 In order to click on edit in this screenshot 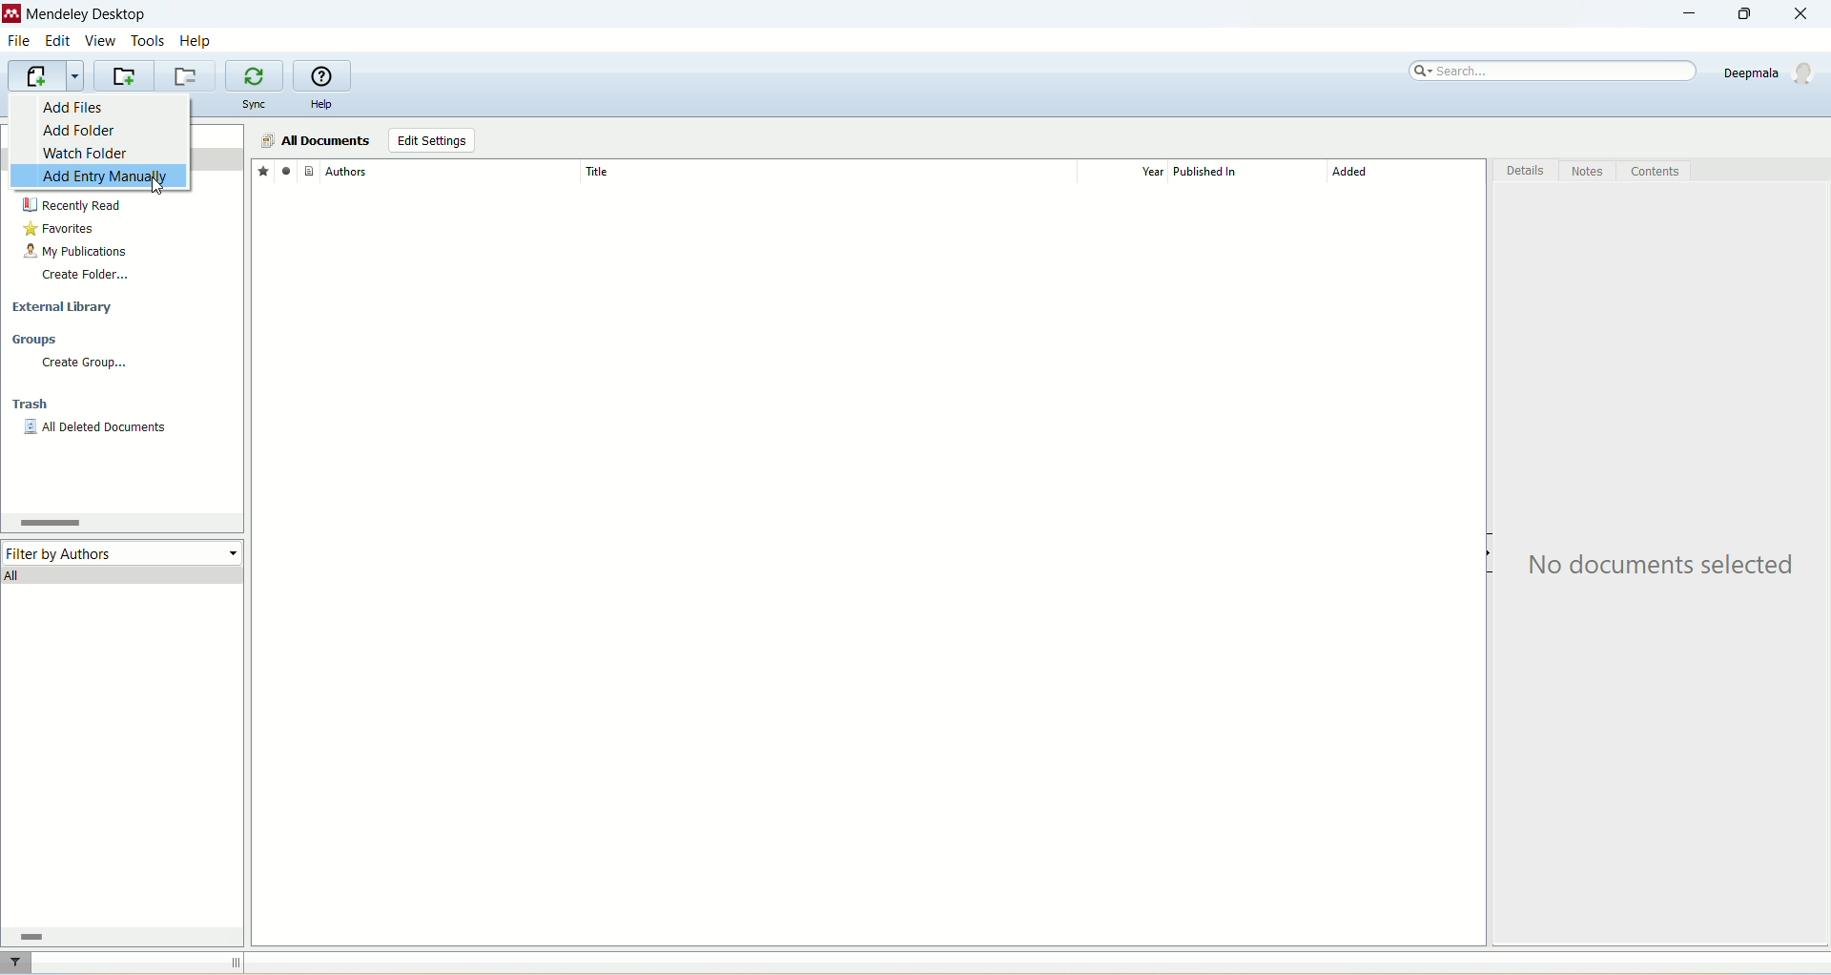, I will do `click(56, 41)`.